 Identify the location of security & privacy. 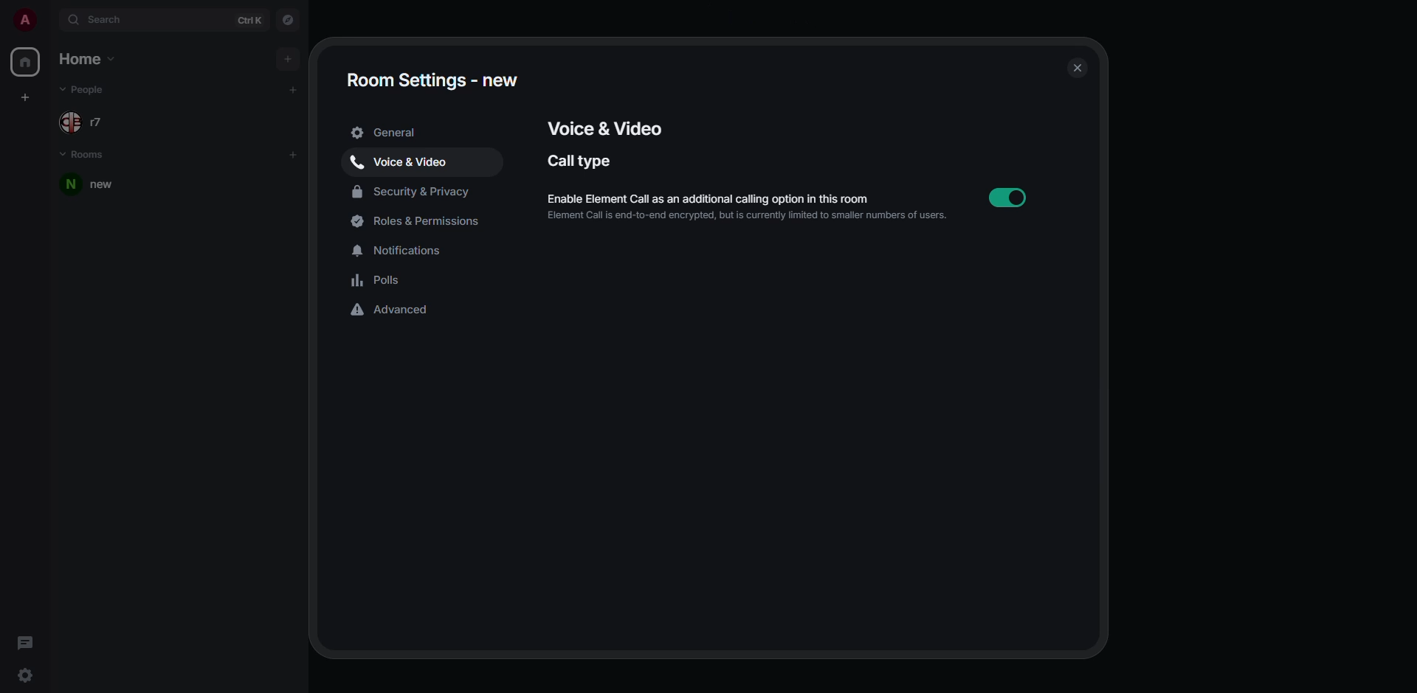
(414, 193).